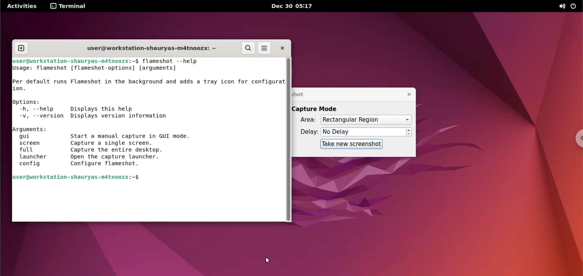 The height and width of the screenshot is (276, 583). Describe the element at coordinates (248, 48) in the screenshot. I see `search ` at that location.